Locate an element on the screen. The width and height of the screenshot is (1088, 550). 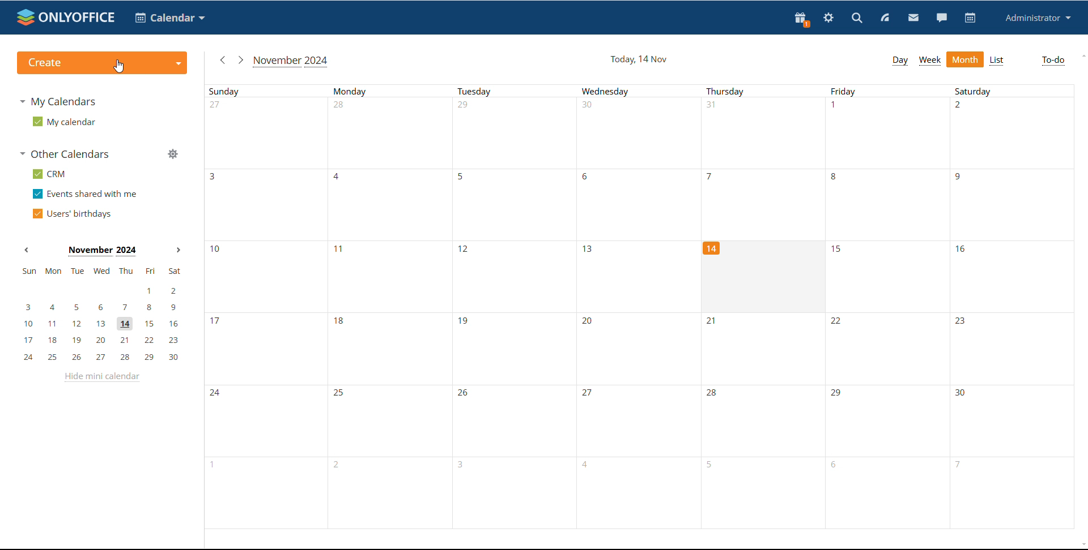
sun, mon, tue, wed, thu, fri, sat is located at coordinates (100, 271).